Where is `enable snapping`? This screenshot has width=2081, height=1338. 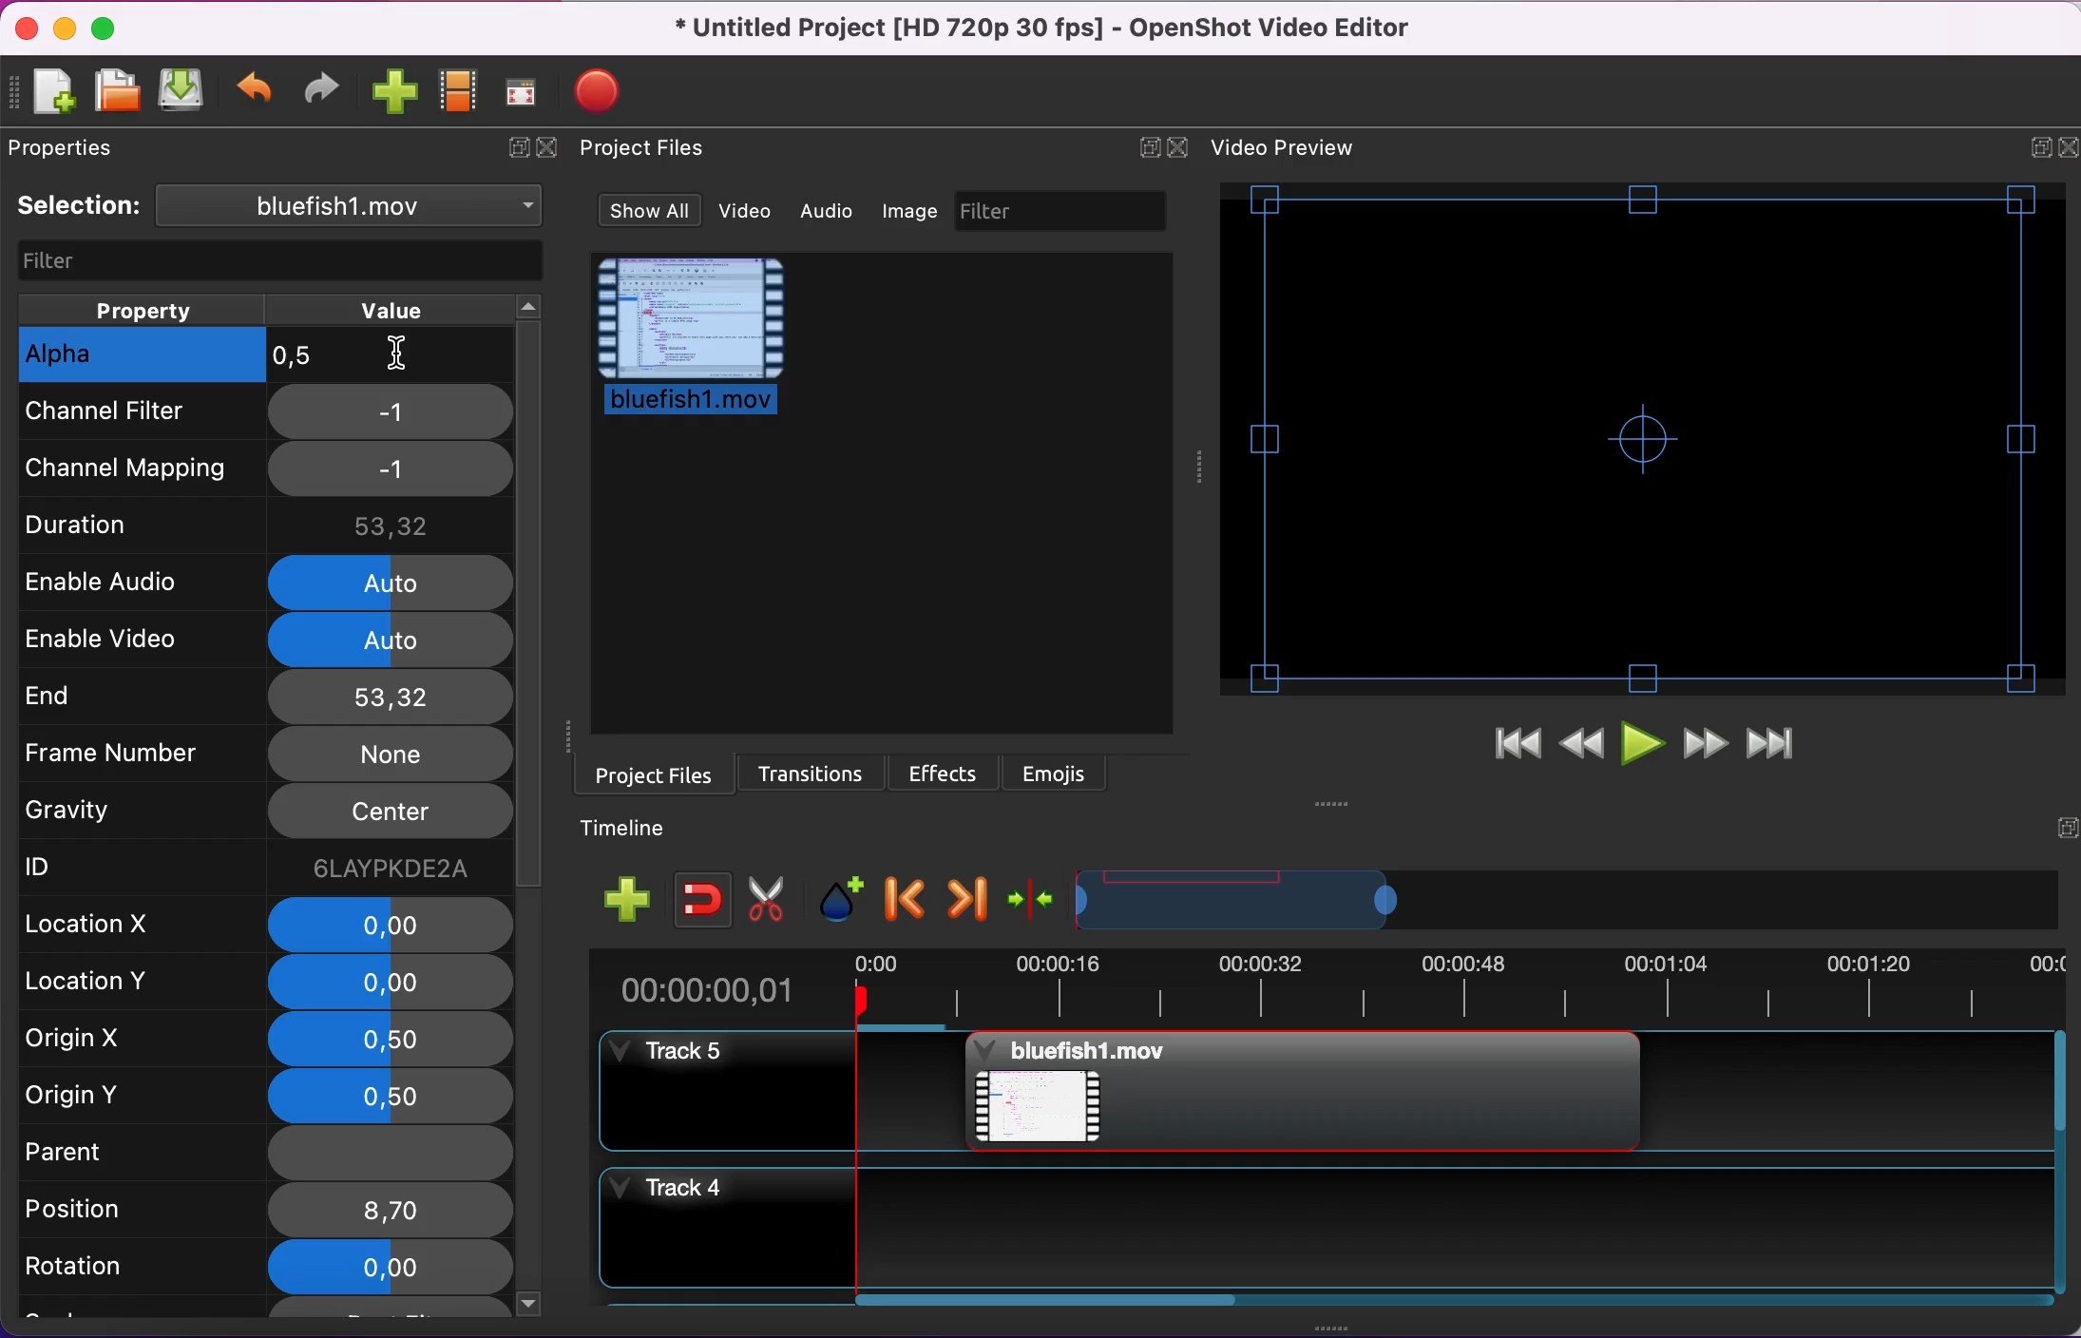 enable snapping is located at coordinates (708, 898).